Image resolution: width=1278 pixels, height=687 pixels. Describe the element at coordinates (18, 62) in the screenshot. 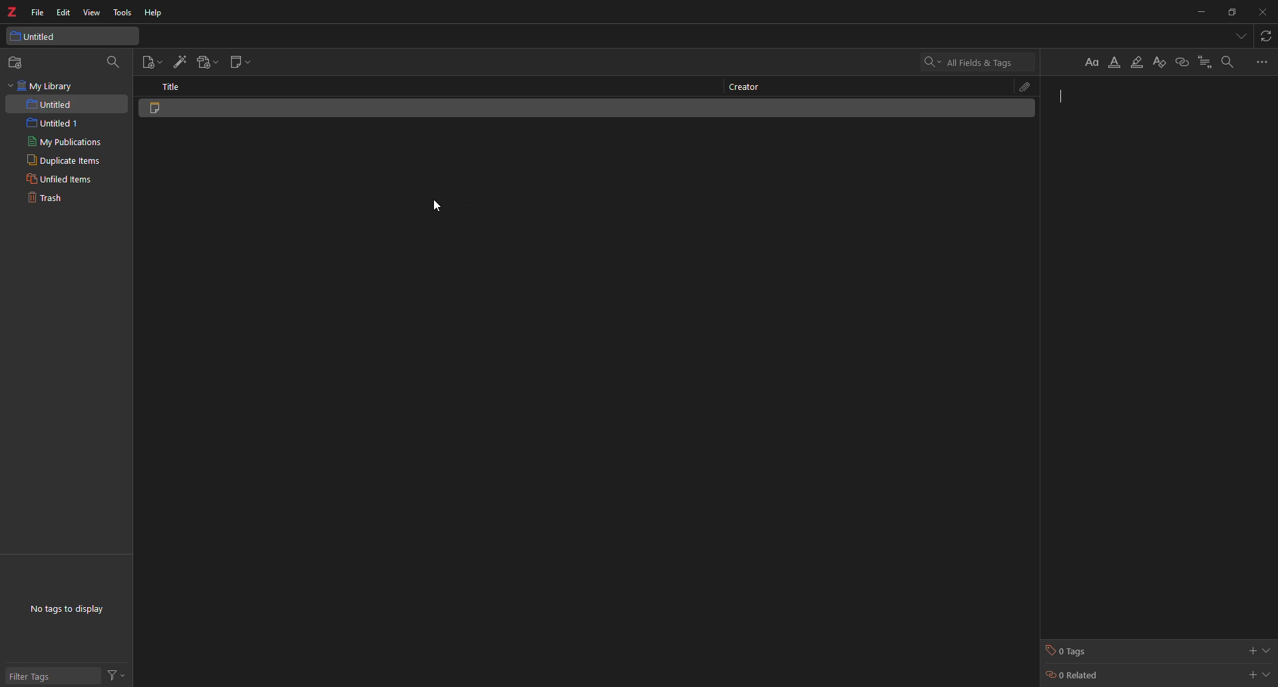

I see `new collection` at that location.